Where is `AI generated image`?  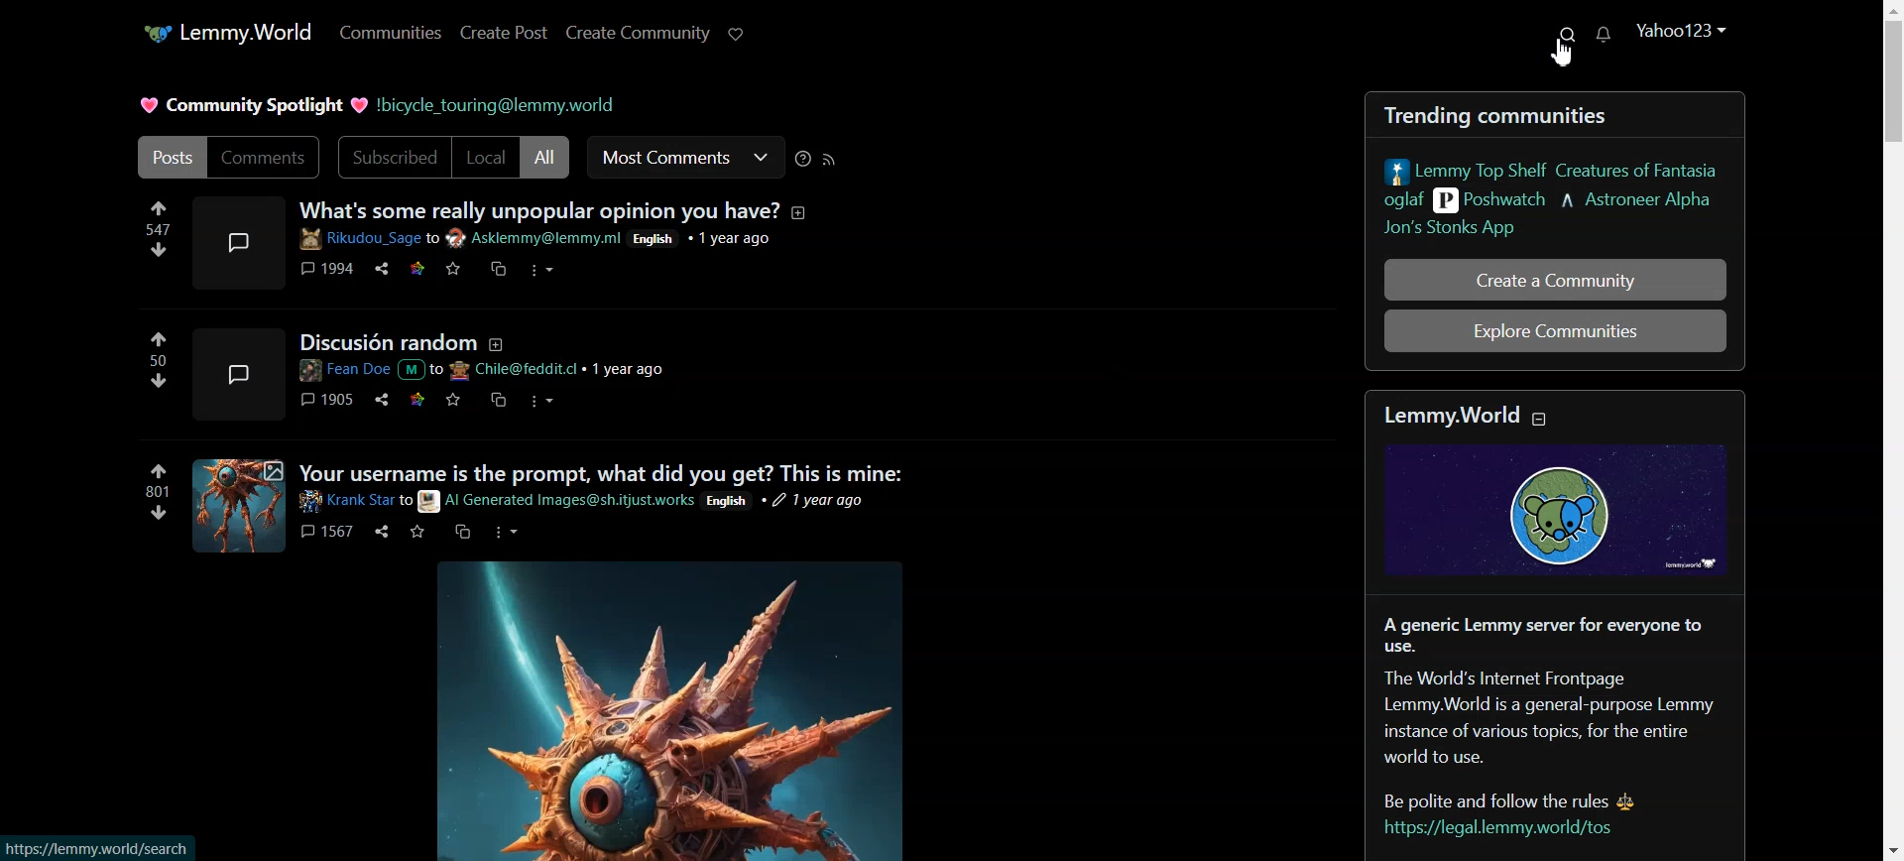
AI generated image is located at coordinates (659, 710).